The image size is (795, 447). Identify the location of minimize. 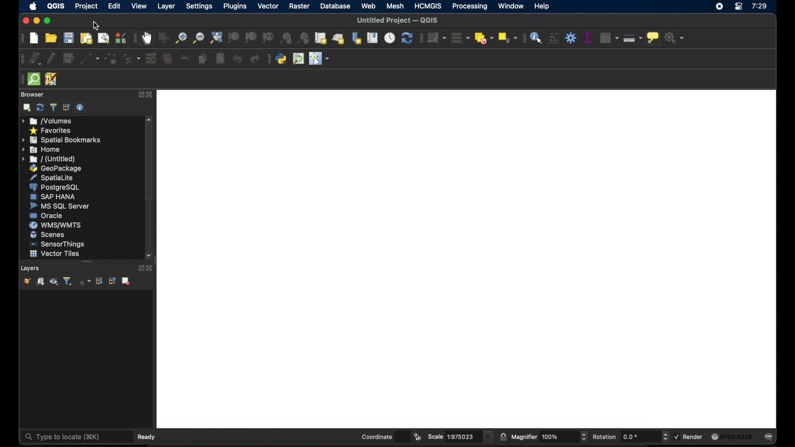
(37, 20).